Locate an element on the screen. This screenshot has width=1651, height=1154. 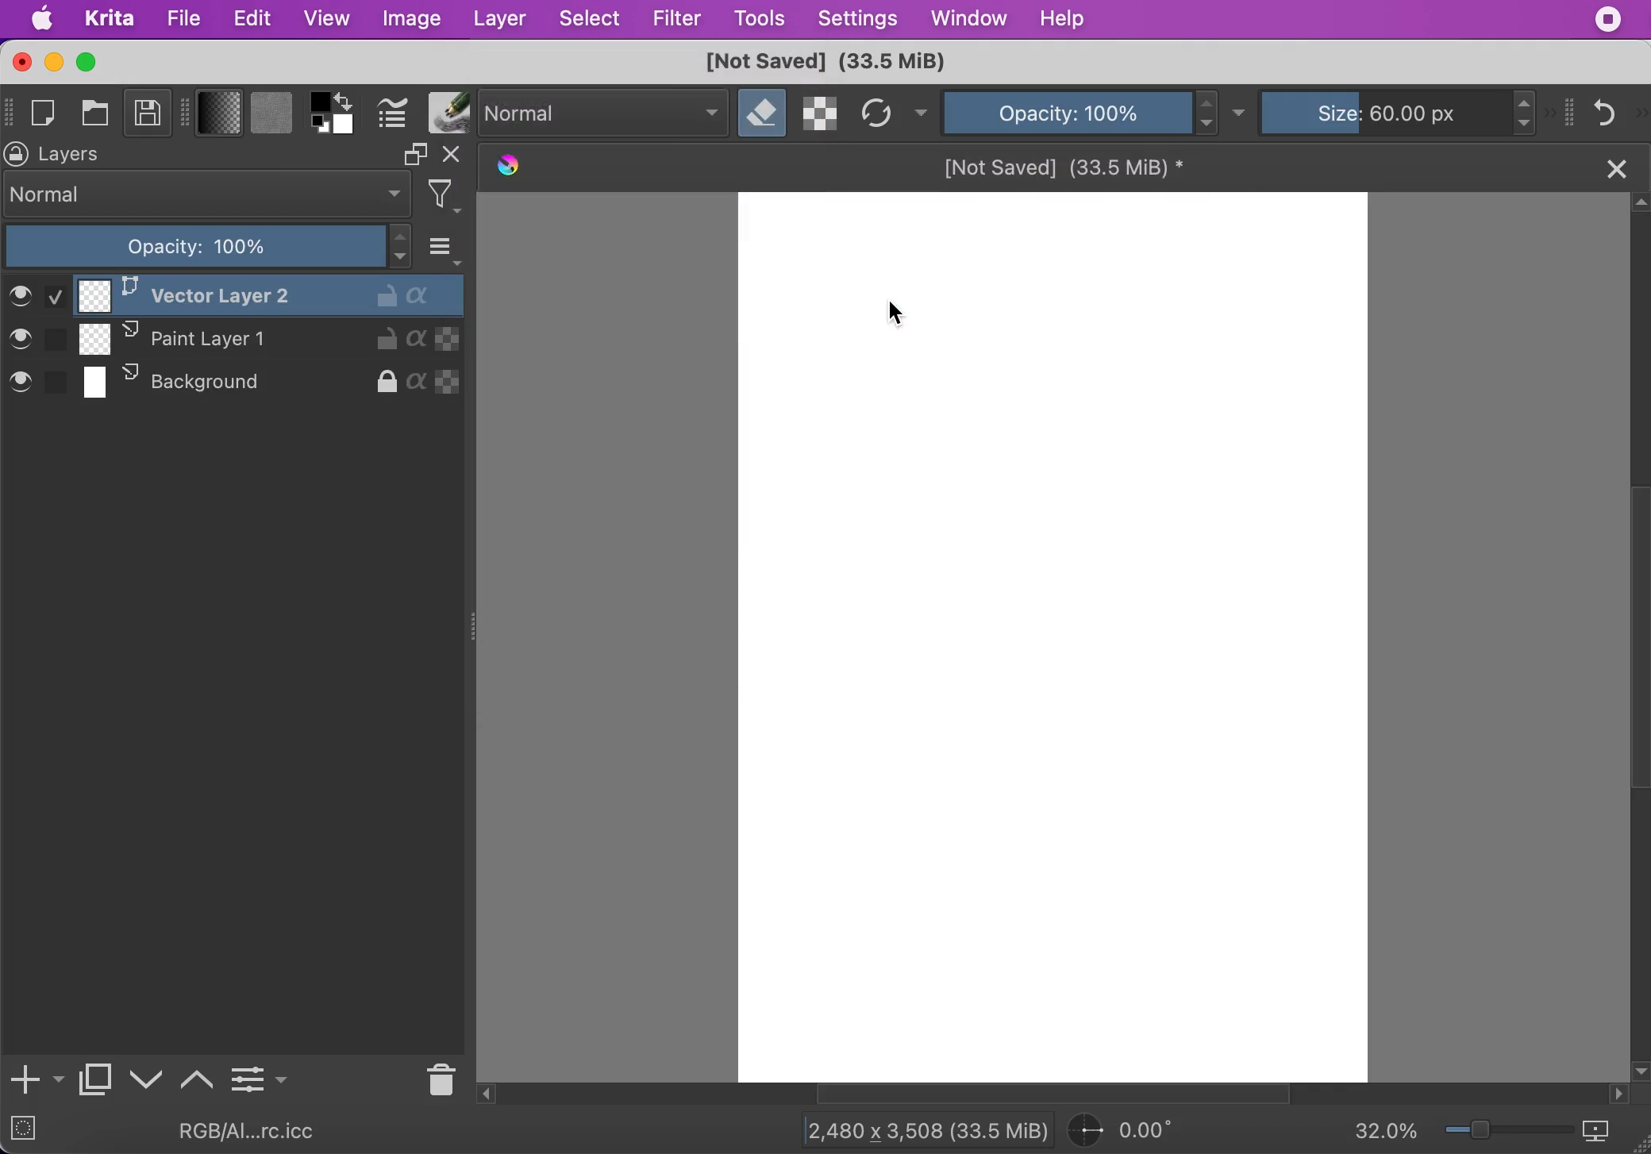
minimize is located at coordinates (52, 62).